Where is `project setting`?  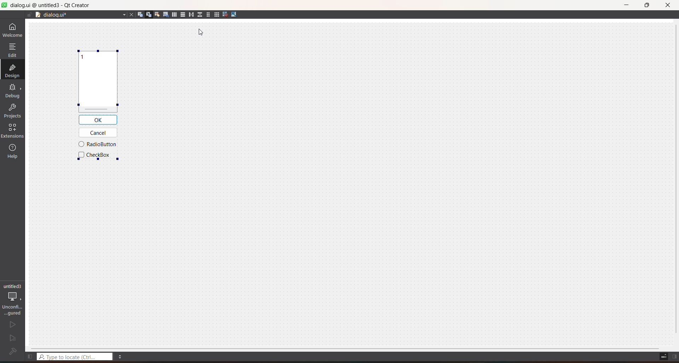 project setting is located at coordinates (13, 299).